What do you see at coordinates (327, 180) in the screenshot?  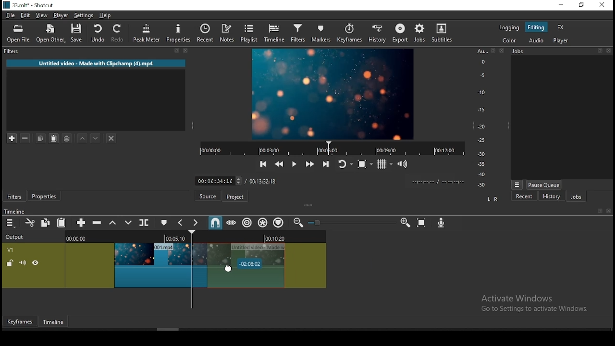 I see `` at bounding box center [327, 180].